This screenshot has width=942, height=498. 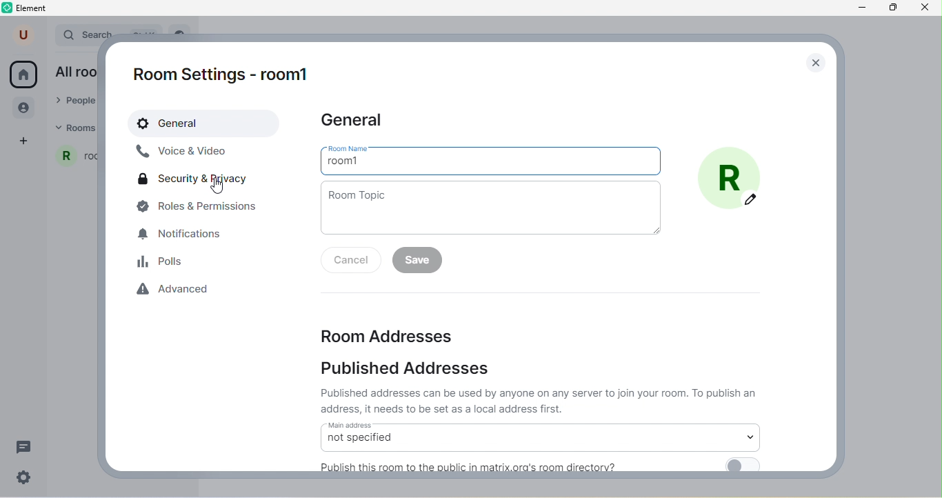 What do you see at coordinates (25, 141) in the screenshot?
I see `add space` at bounding box center [25, 141].